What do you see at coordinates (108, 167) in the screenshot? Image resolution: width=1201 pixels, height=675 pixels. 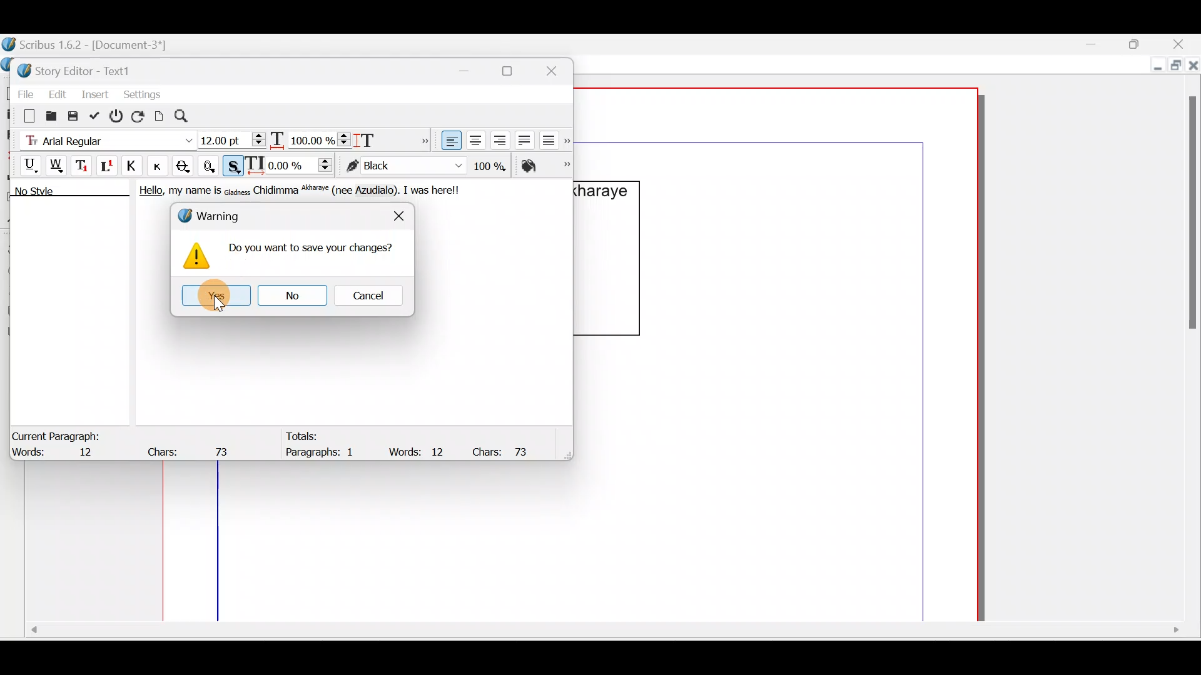 I see `Superscript` at bounding box center [108, 167].